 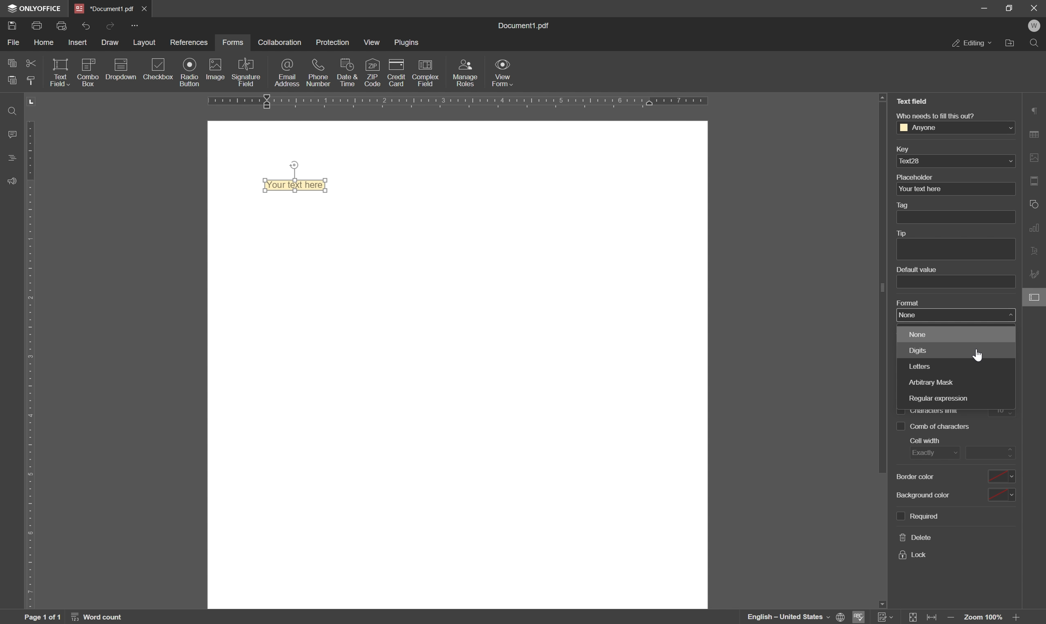 I want to click on complex field, so click(x=428, y=72).